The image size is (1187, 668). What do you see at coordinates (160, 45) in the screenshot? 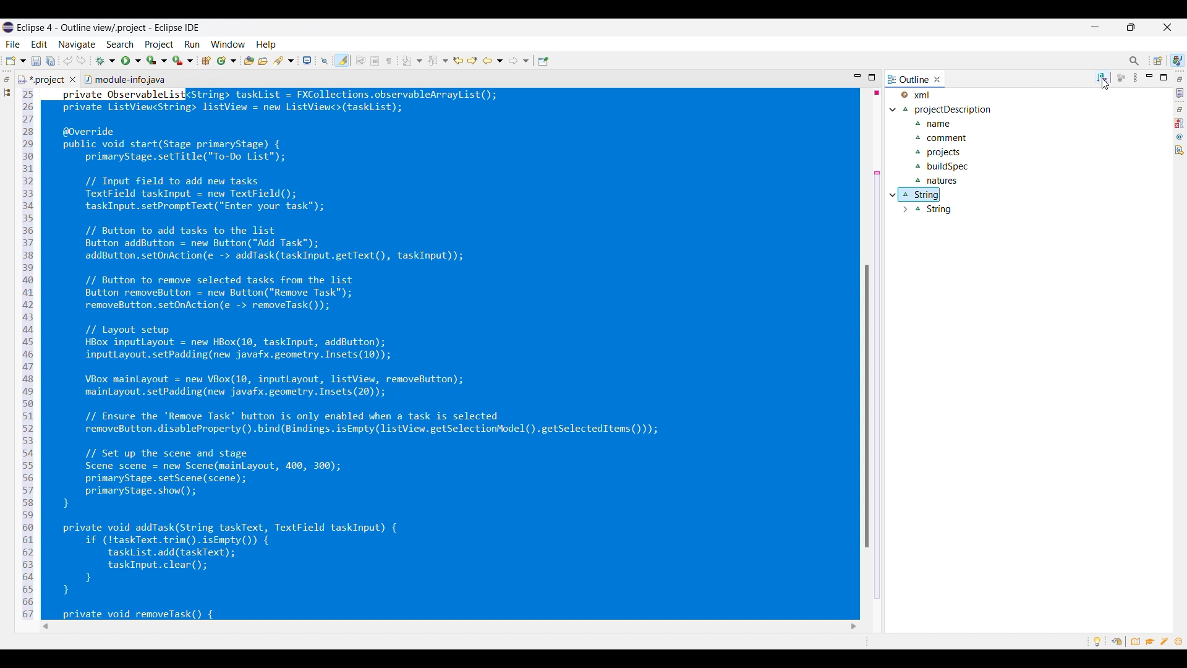
I see `Project menu` at bounding box center [160, 45].